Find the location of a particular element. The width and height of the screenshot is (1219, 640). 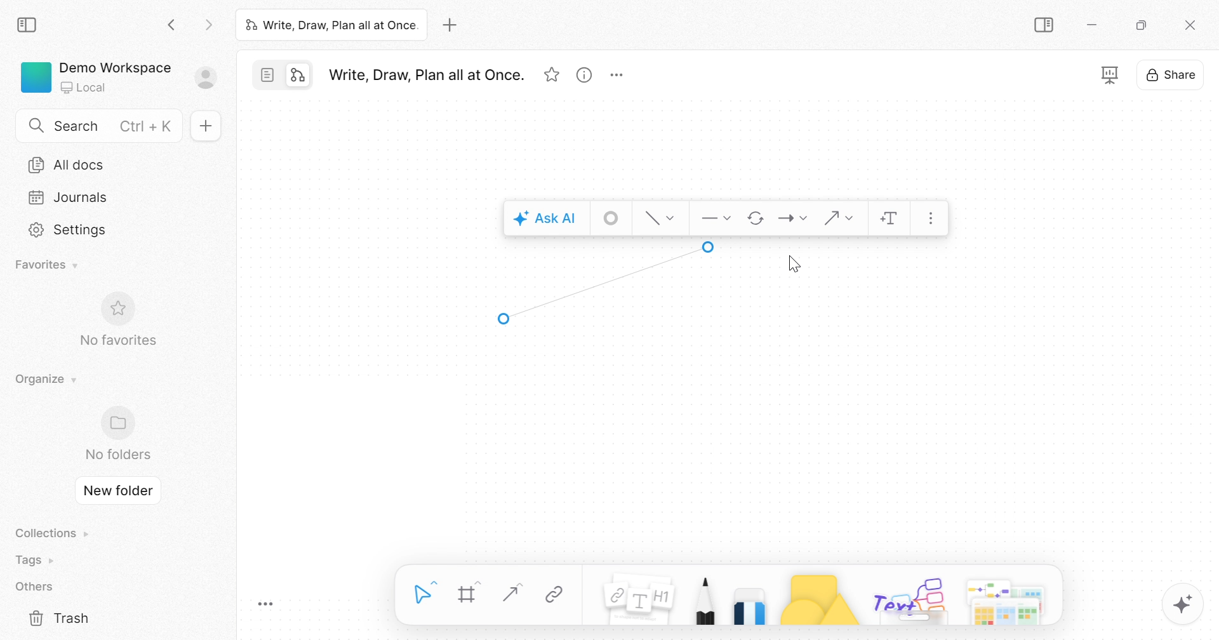

Minimize is located at coordinates (1096, 27).